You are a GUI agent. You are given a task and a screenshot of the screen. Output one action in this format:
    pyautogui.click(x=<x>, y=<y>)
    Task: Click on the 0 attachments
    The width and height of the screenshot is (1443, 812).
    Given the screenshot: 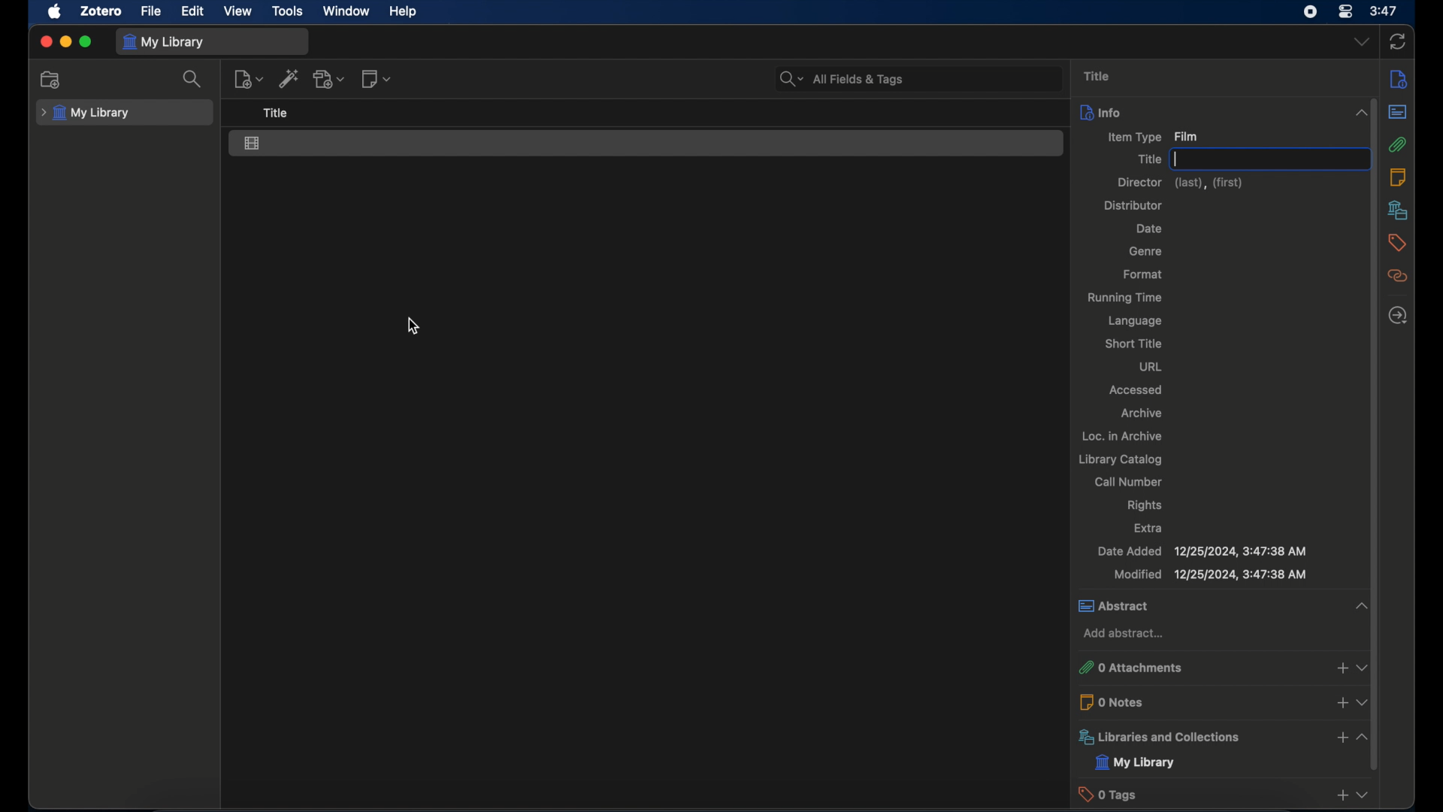 What is the action you would take?
    pyautogui.click(x=1190, y=667)
    